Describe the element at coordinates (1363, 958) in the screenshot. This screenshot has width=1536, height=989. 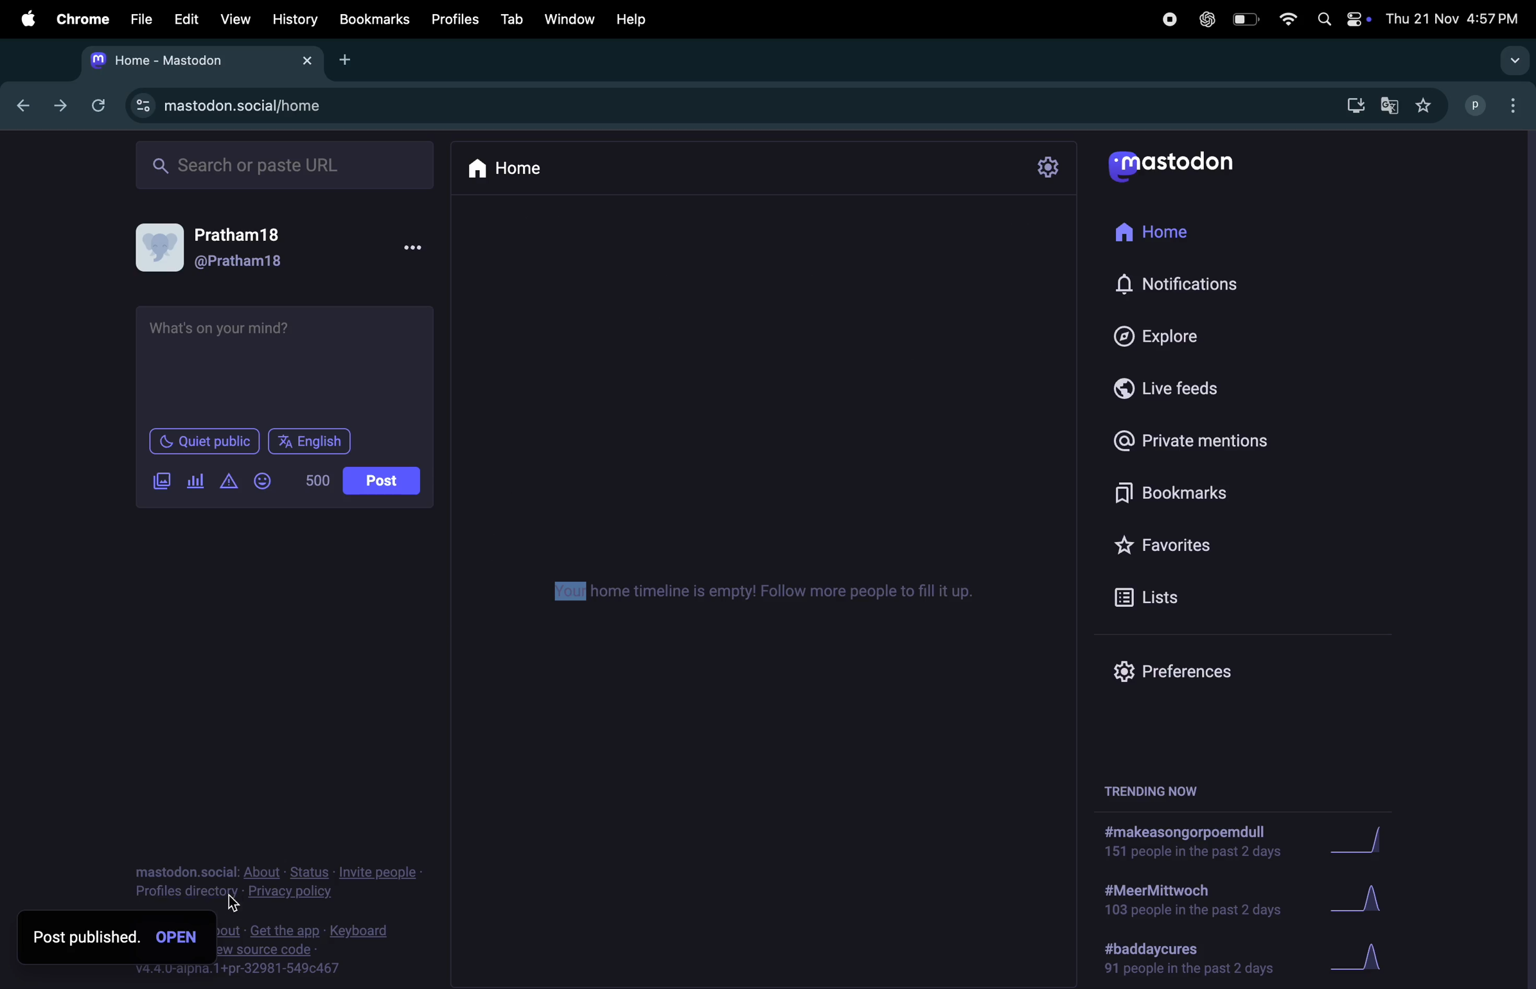
I see `graph` at that location.